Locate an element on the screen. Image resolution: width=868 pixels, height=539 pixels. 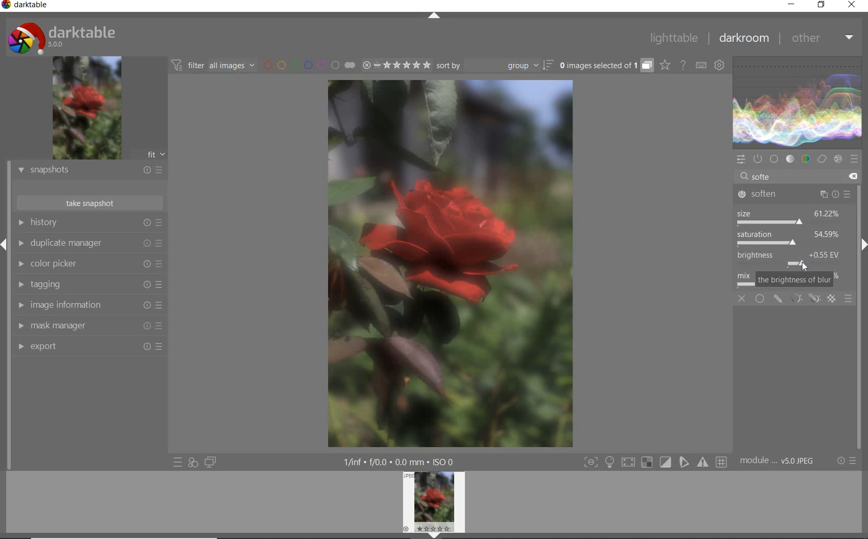
image information is located at coordinates (88, 305).